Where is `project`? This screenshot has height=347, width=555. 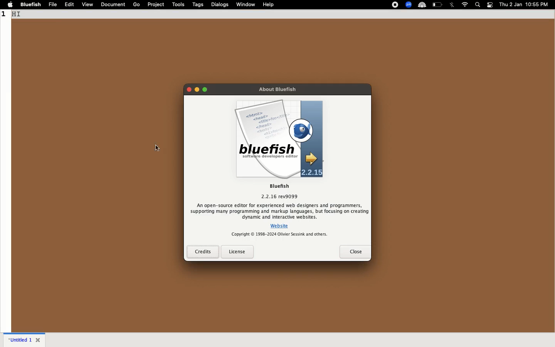 project is located at coordinates (156, 4).